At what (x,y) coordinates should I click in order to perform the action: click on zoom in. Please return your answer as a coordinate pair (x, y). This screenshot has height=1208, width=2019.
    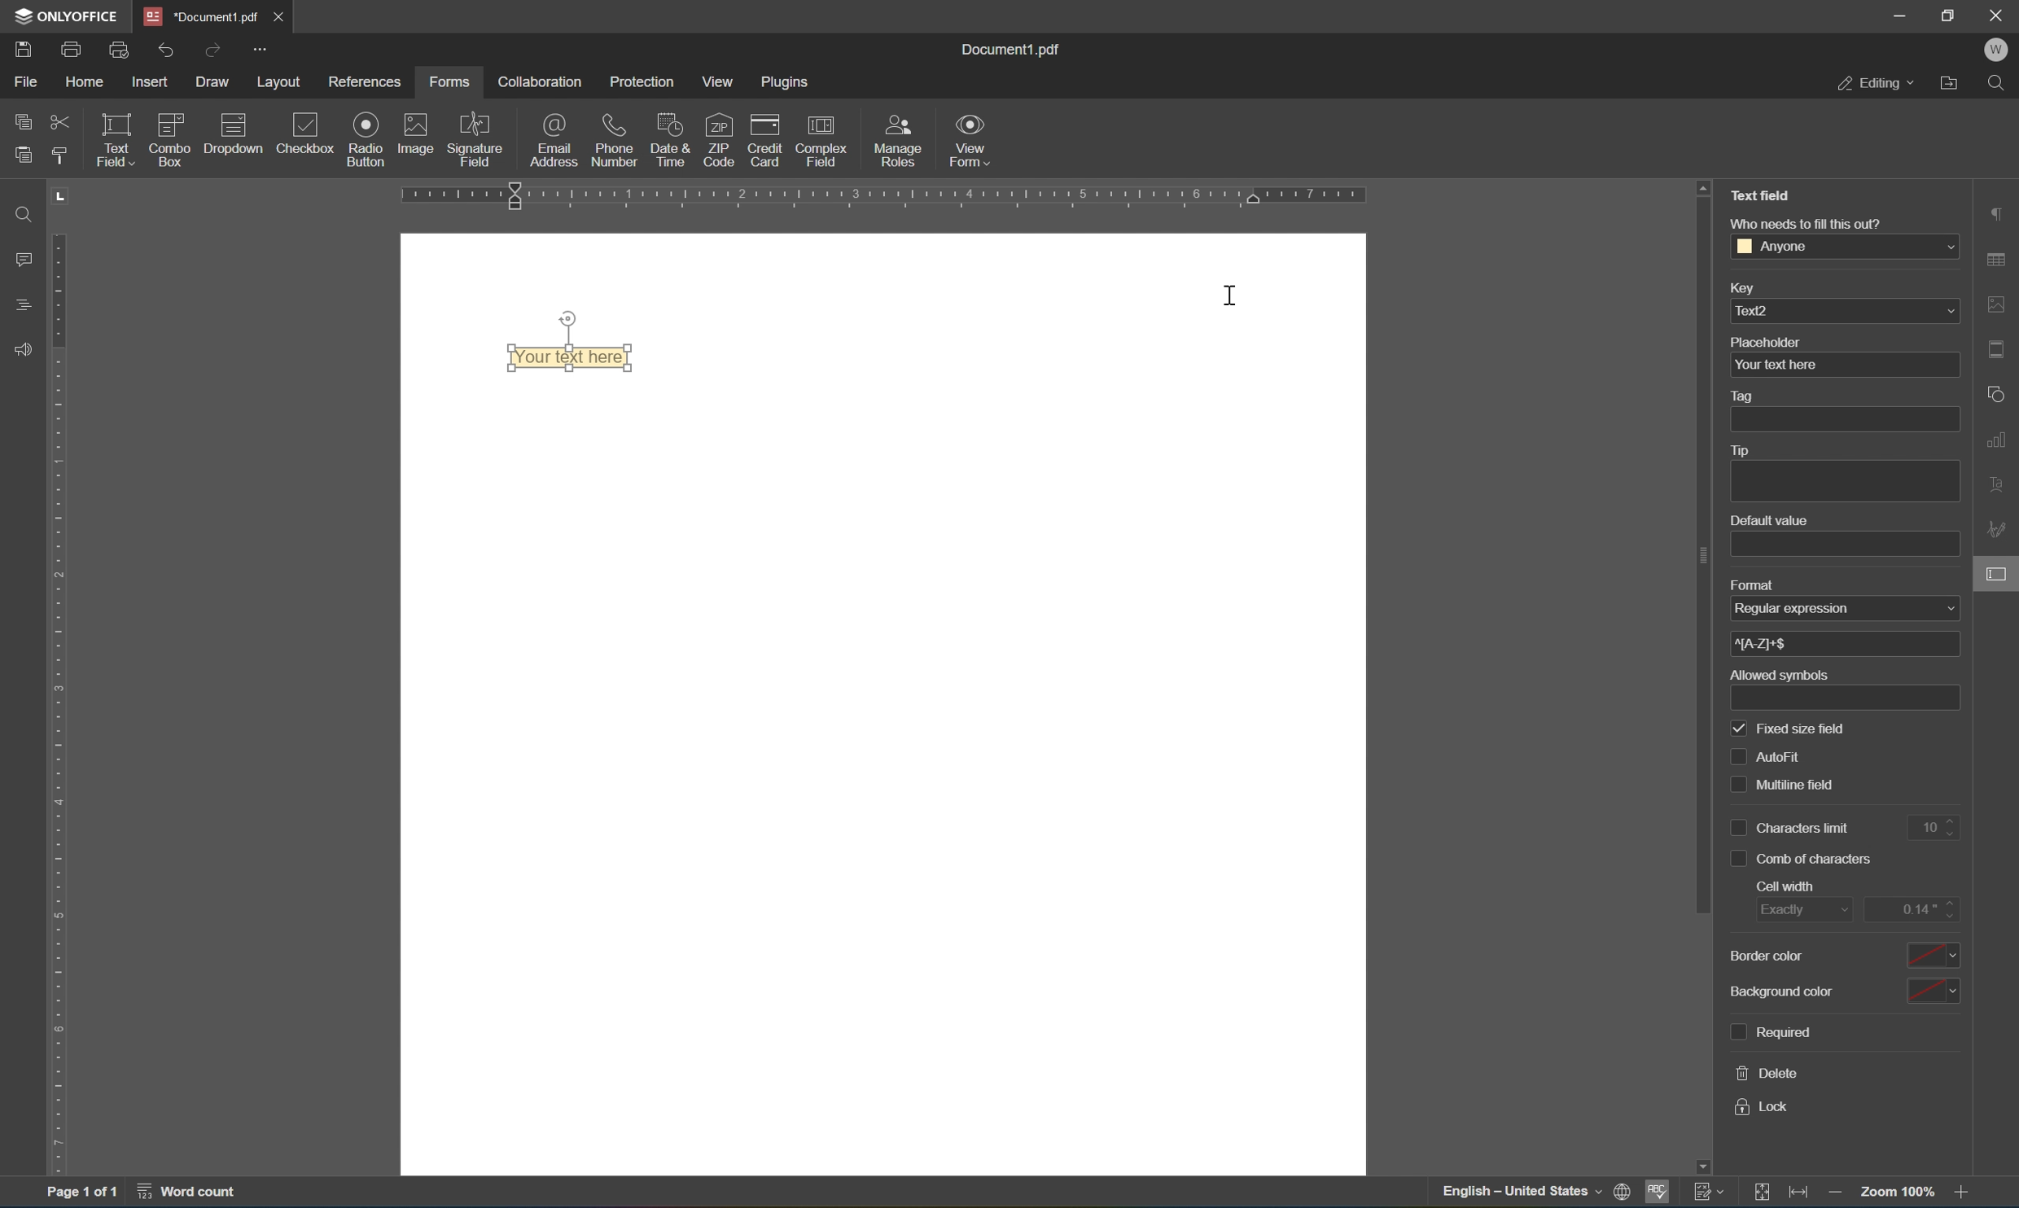
    Looking at the image, I should click on (1961, 1193).